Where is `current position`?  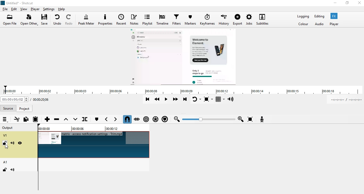
current position is located at coordinates (14, 100).